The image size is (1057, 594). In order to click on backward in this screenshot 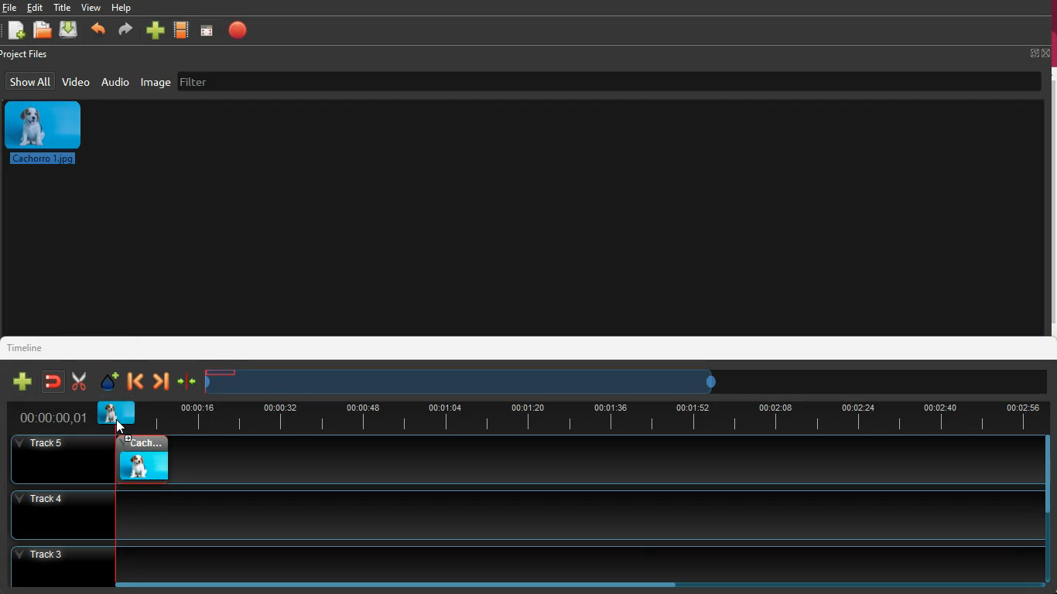, I will do `click(135, 381)`.